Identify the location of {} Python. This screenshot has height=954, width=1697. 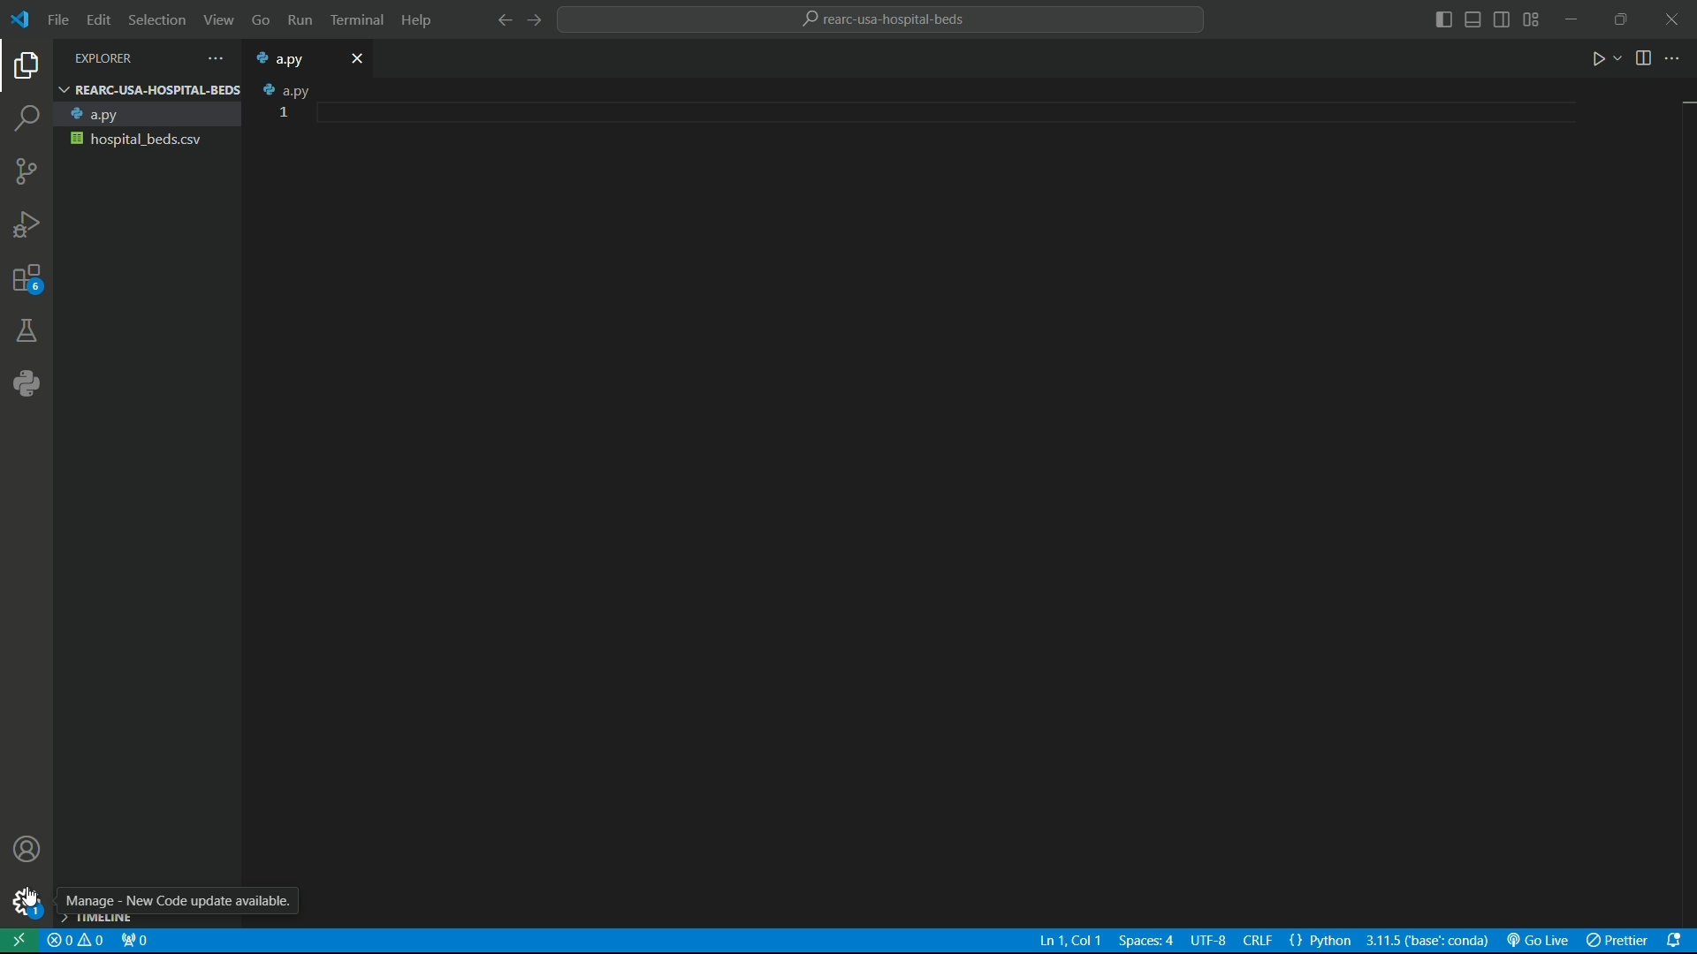
(1321, 941).